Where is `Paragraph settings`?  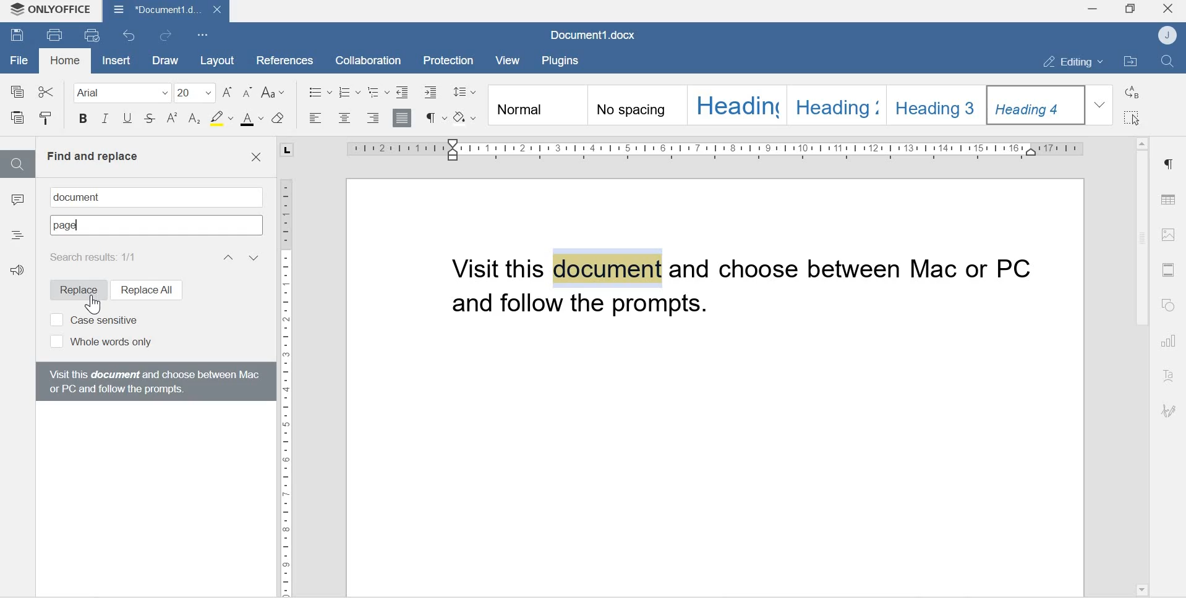 Paragraph settings is located at coordinates (1168, 164).